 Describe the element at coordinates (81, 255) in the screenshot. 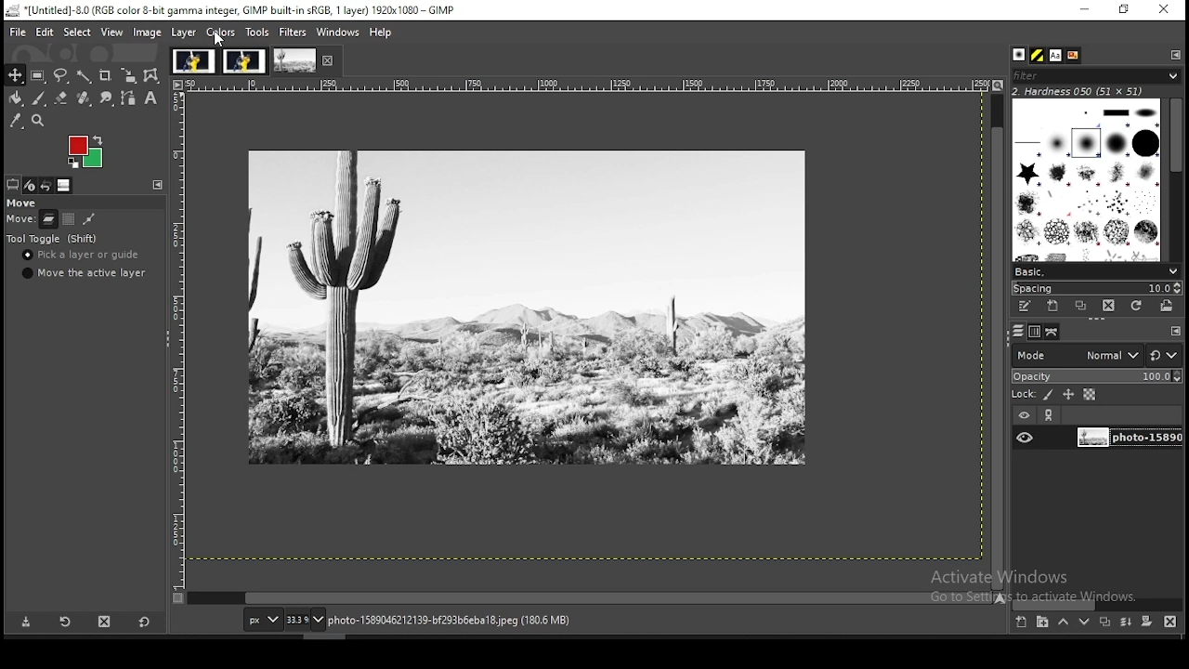

I see `pick a layer or guide` at that location.